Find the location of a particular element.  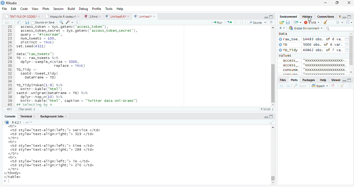

D | UntitledR.R* is located at coordinates (117, 16).